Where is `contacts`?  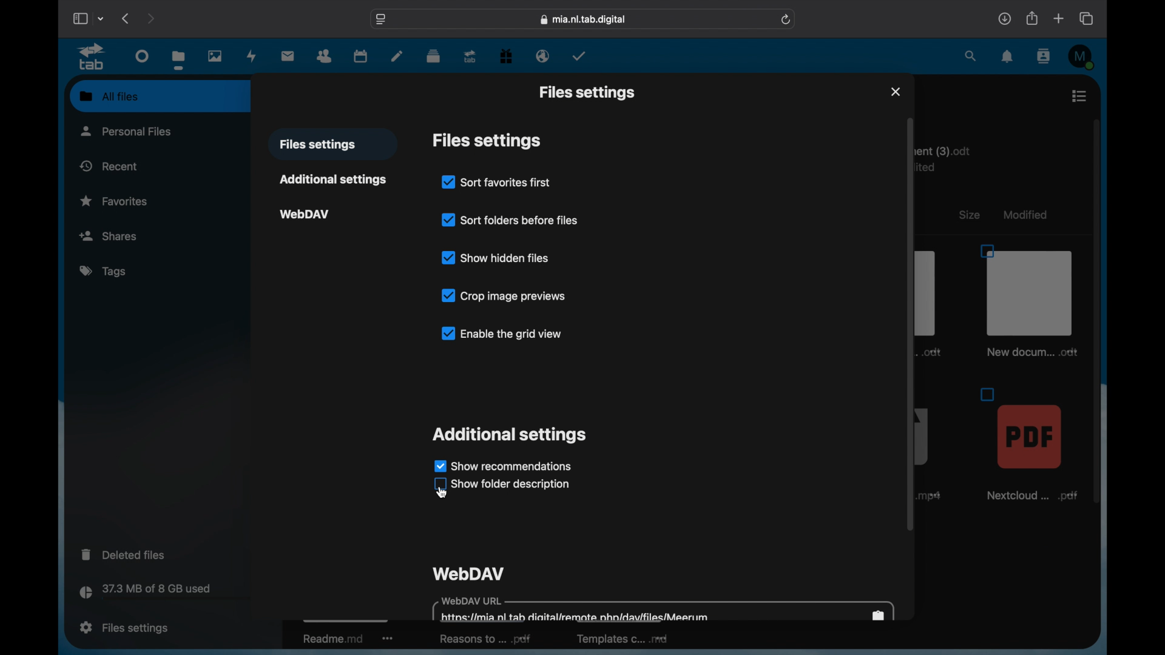 contacts is located at coordinates (1042, 56).